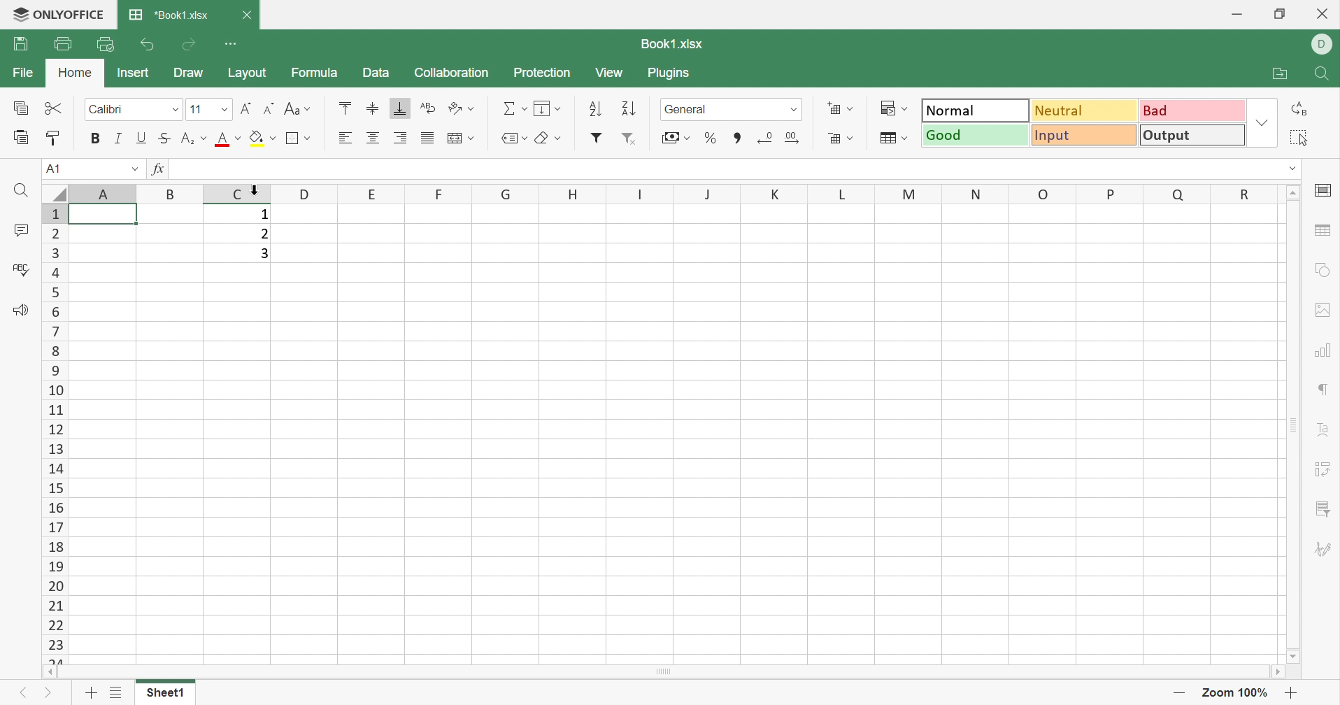 This screenshot has height=705, width=1340. Describe the element at coordinates (103, 43) in the screenshot. I see `Quick Print` at that location.